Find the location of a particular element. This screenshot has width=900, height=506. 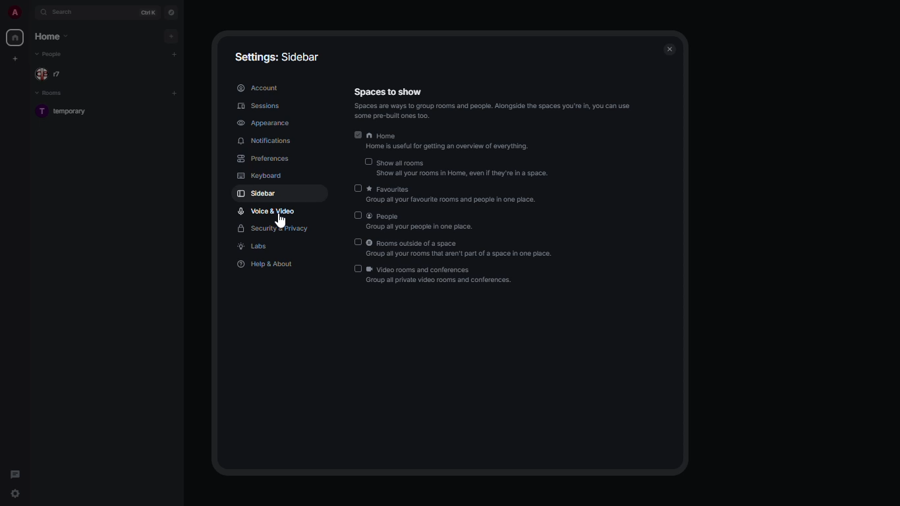

profile is located at coordinates (14, 13).